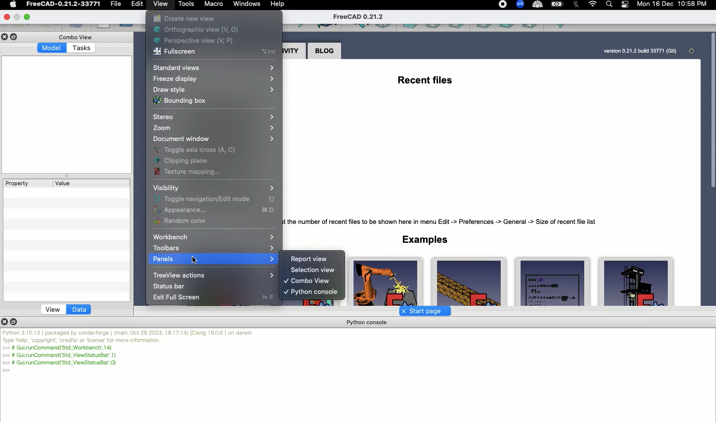 The width and height of the screenshot is (716, 422). I want to click on Random color, so click(183, 222).